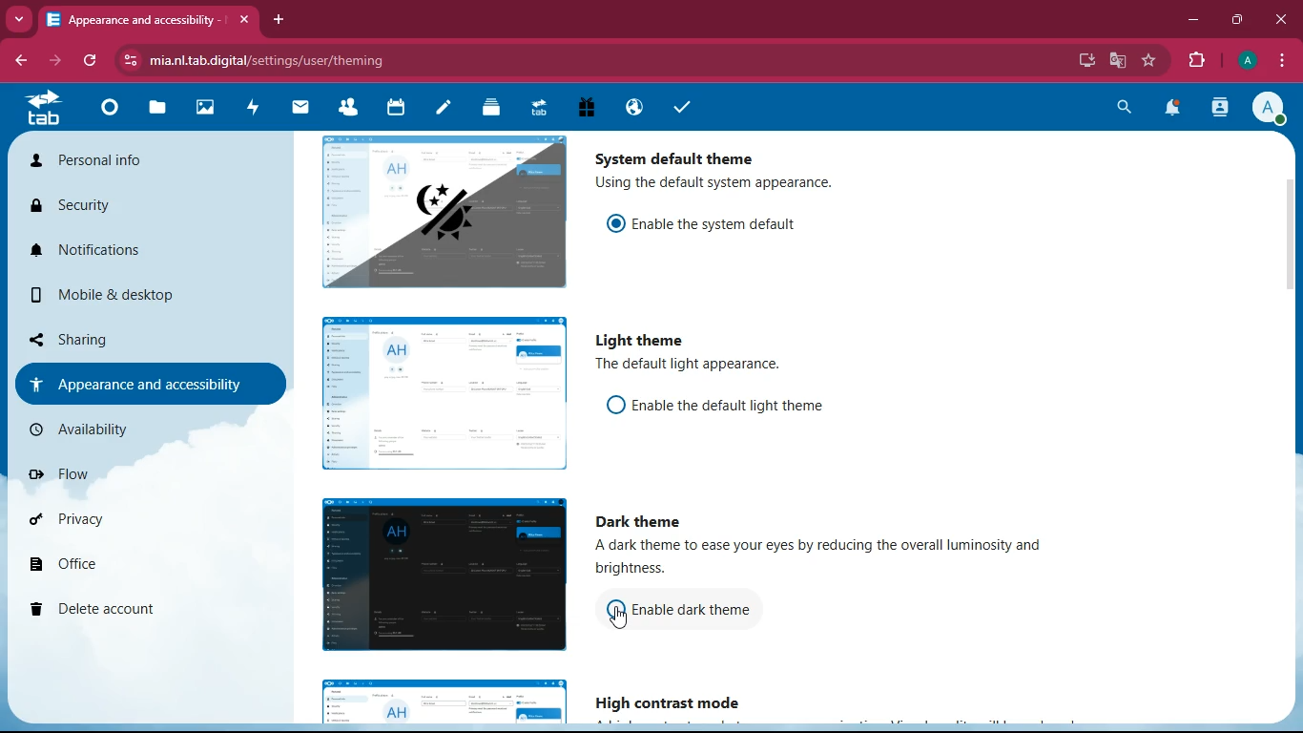 This screenshot has height=733, width=1303. I want to click on sharing, so click(126, 335).